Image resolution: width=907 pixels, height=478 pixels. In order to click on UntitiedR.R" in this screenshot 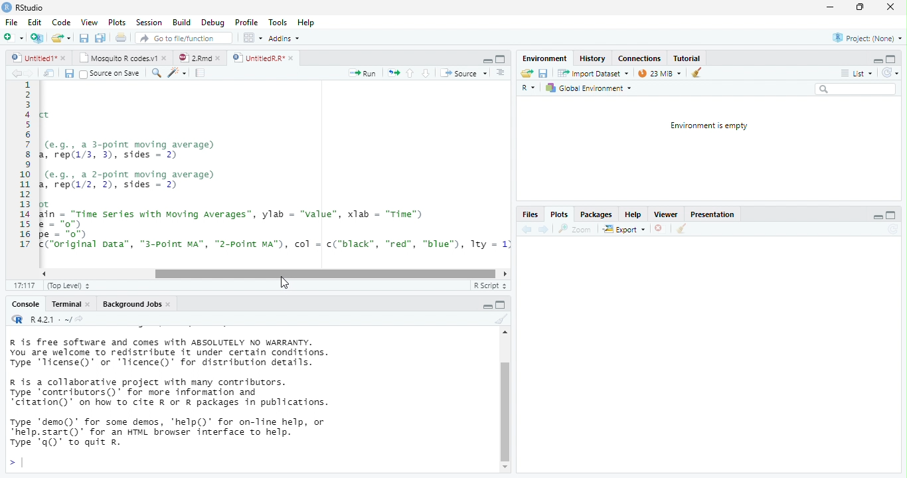, I will do `click(257, 58)`.